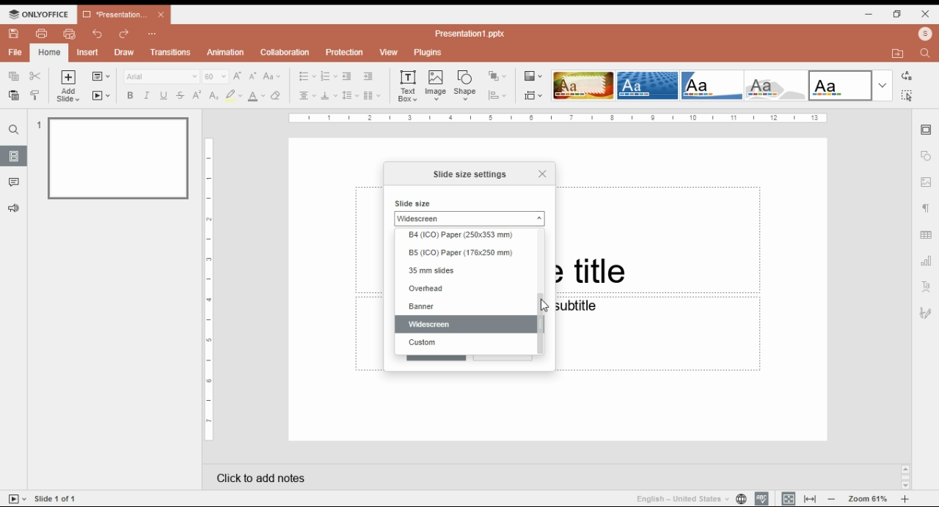 This screenshot has height=507, width=939. I want to click on ONLYOFFICE, so click(39, 14).